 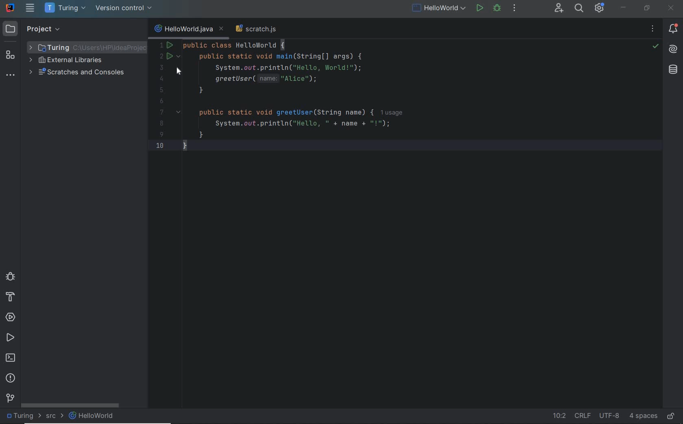 What do you see at coordinates (11, 397) in the screenshot?
I see `Git` at bounding box center [11, 397].